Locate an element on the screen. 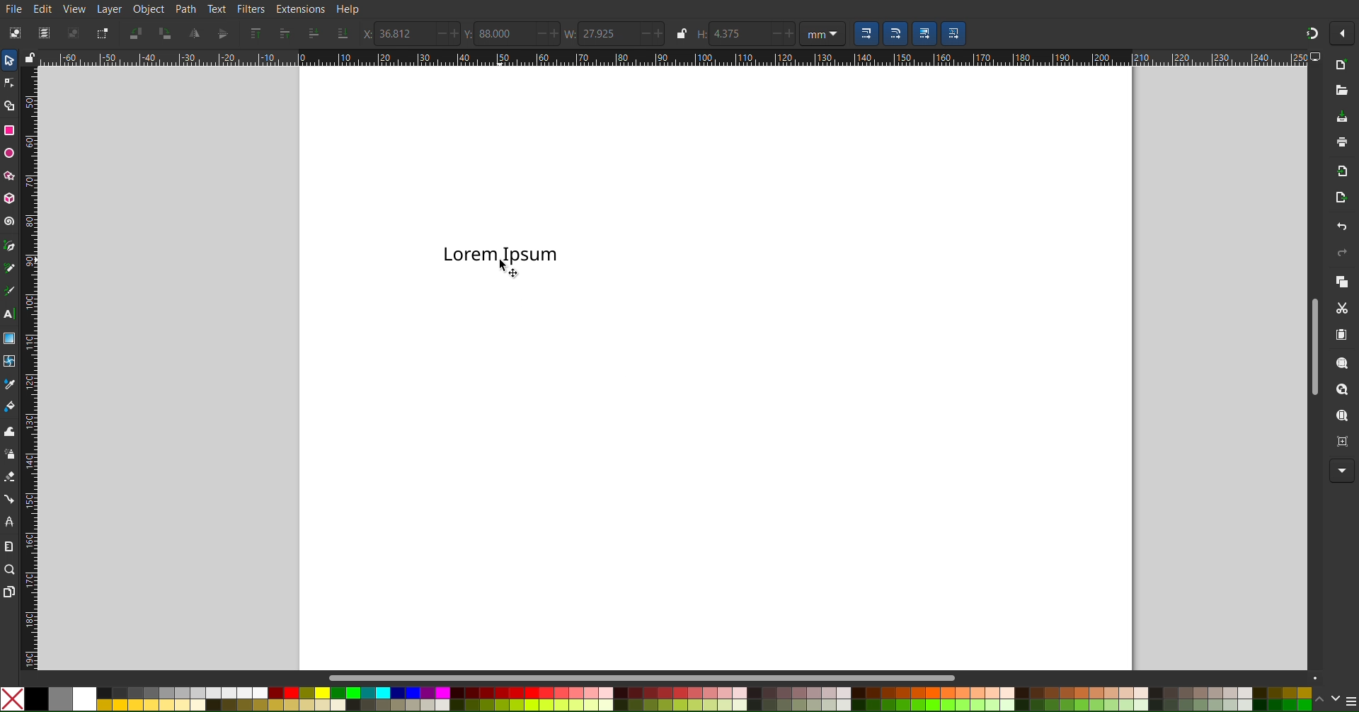 This screenshot has width=1359, height=712. increase/decrease is located at coordinates (783, 32).